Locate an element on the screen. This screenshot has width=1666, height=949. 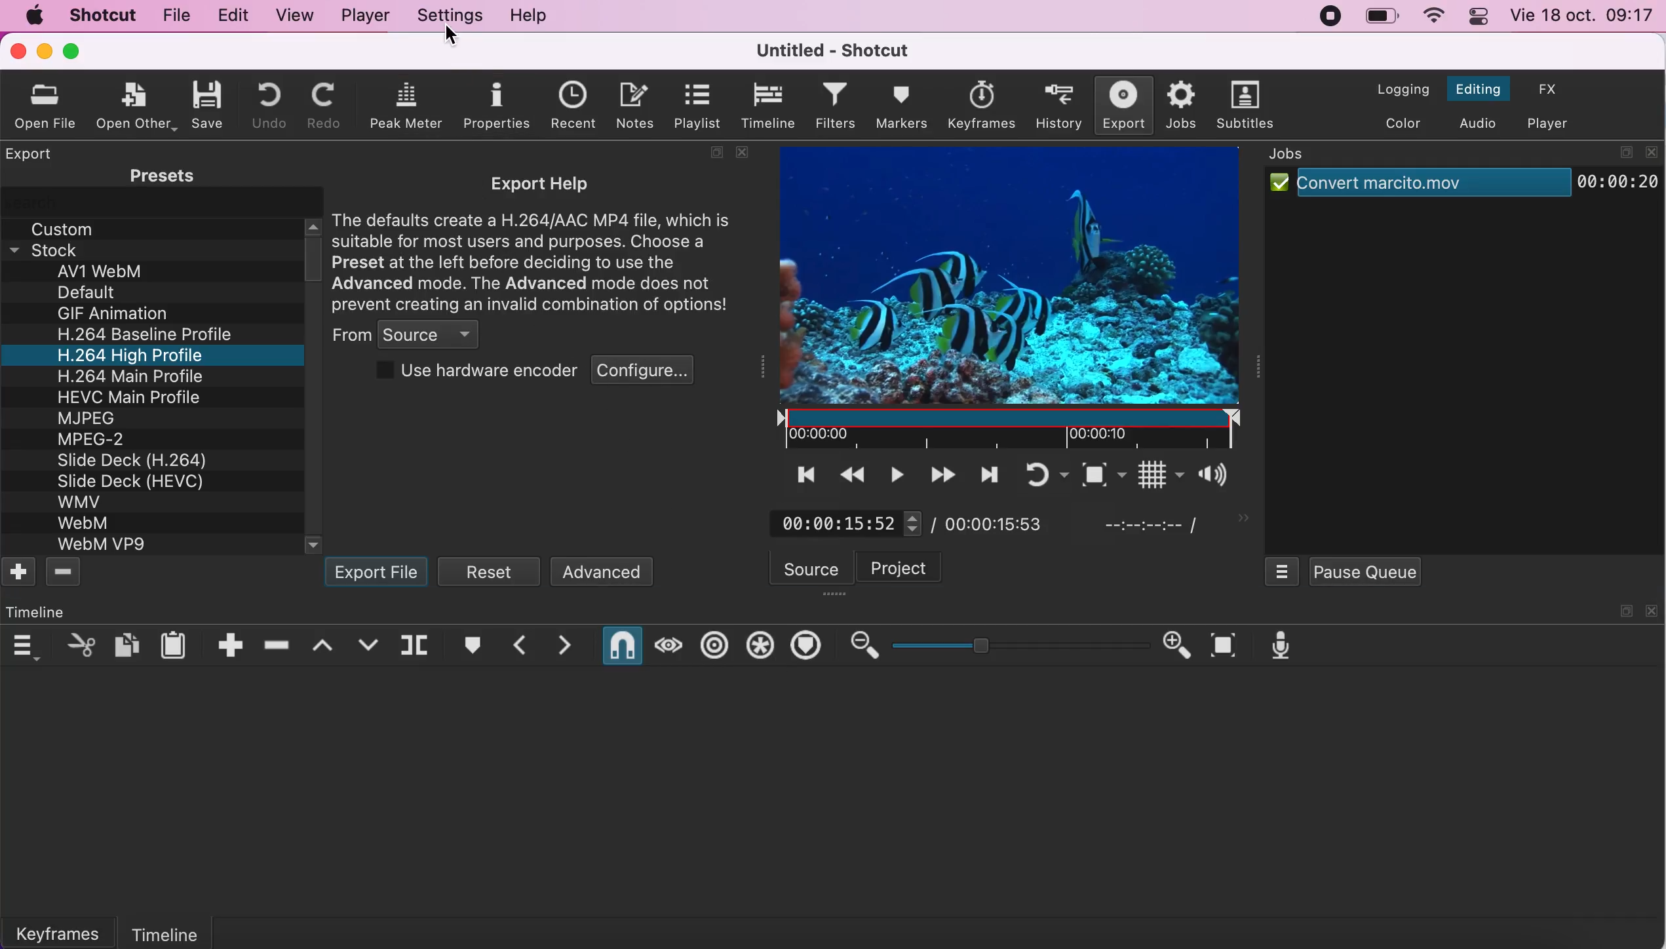
file is located at coordinates (174, 16).